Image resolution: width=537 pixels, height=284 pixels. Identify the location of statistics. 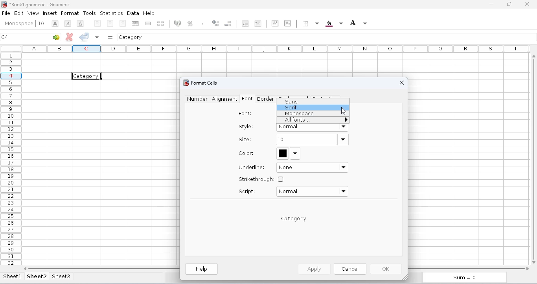
(111, 13).